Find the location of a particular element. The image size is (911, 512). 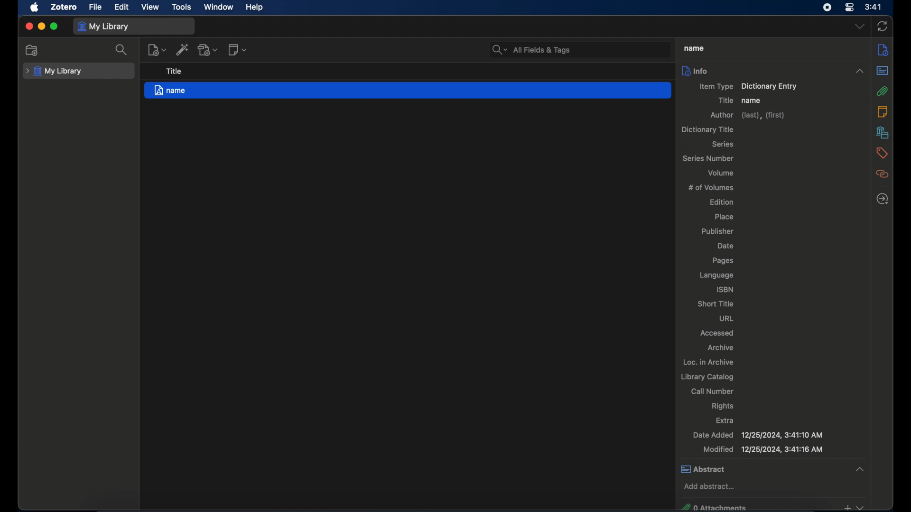

tools is located at coordinates (182, 7).